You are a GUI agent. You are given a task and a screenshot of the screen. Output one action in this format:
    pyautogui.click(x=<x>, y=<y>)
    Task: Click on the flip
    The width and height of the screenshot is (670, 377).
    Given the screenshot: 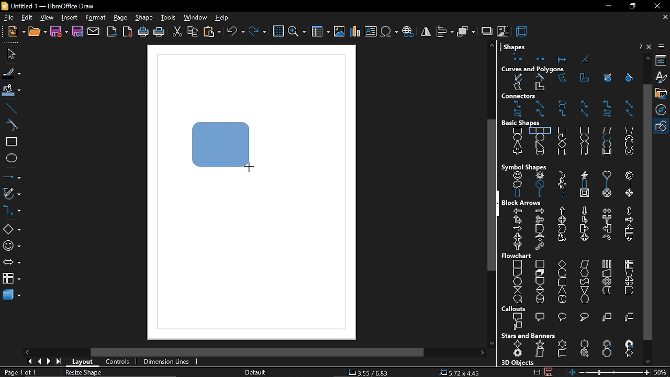 What is the action you would take?
    pyautogui.click(x=426, y=31)
    